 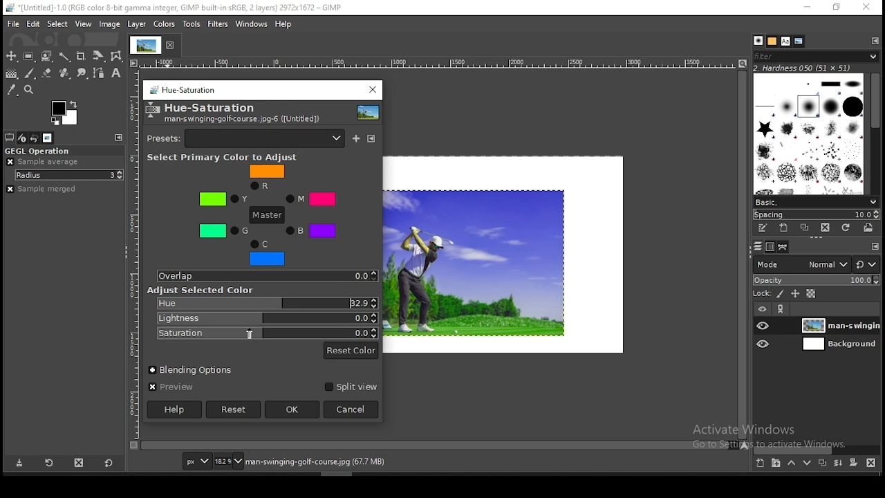 What do you see at coordinates (874, 41) in the screenshot?
I see `configure this tab` at bounding box center [874, 41].